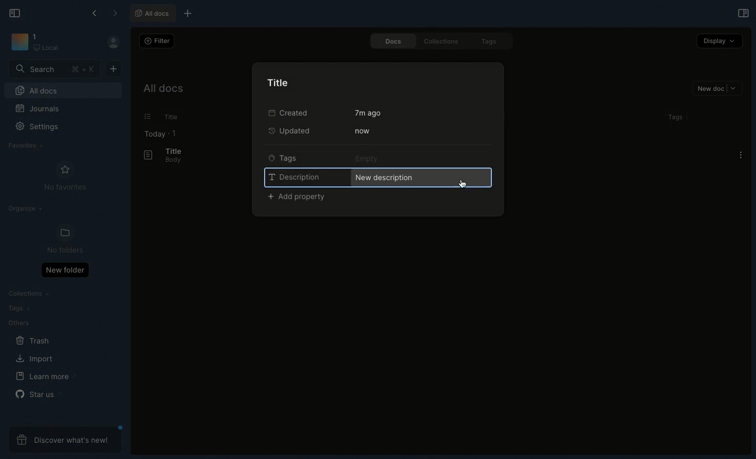 The image size is (756, 459). Describe the element at coordinates (292, 130) in the screenshot. I see `Updated` at that location.